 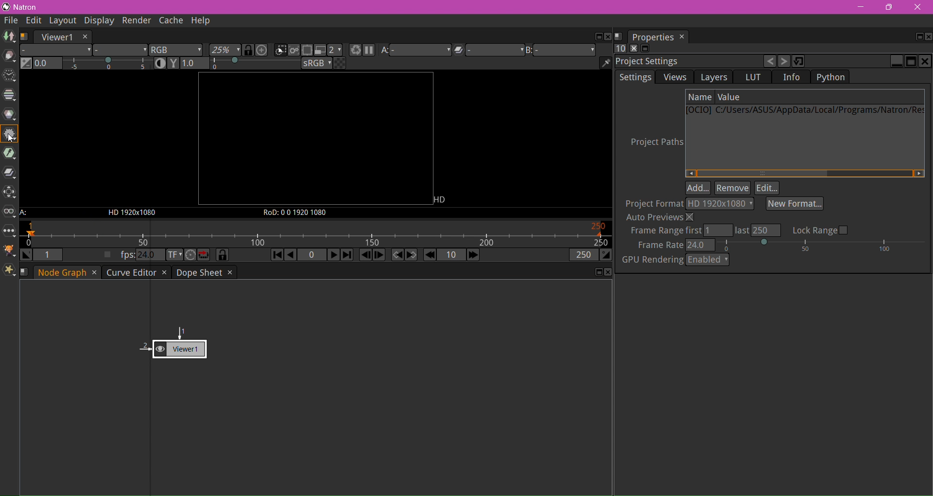 I want to click on Manage layouts for this pane, so click(x=619, y=37).